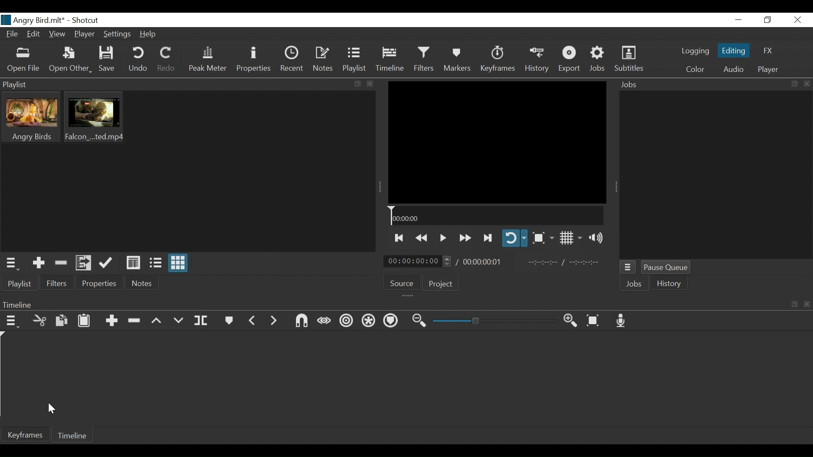  Describe the element at coordinates (101, 284) in the screenshot. I see `Properties` at that location.